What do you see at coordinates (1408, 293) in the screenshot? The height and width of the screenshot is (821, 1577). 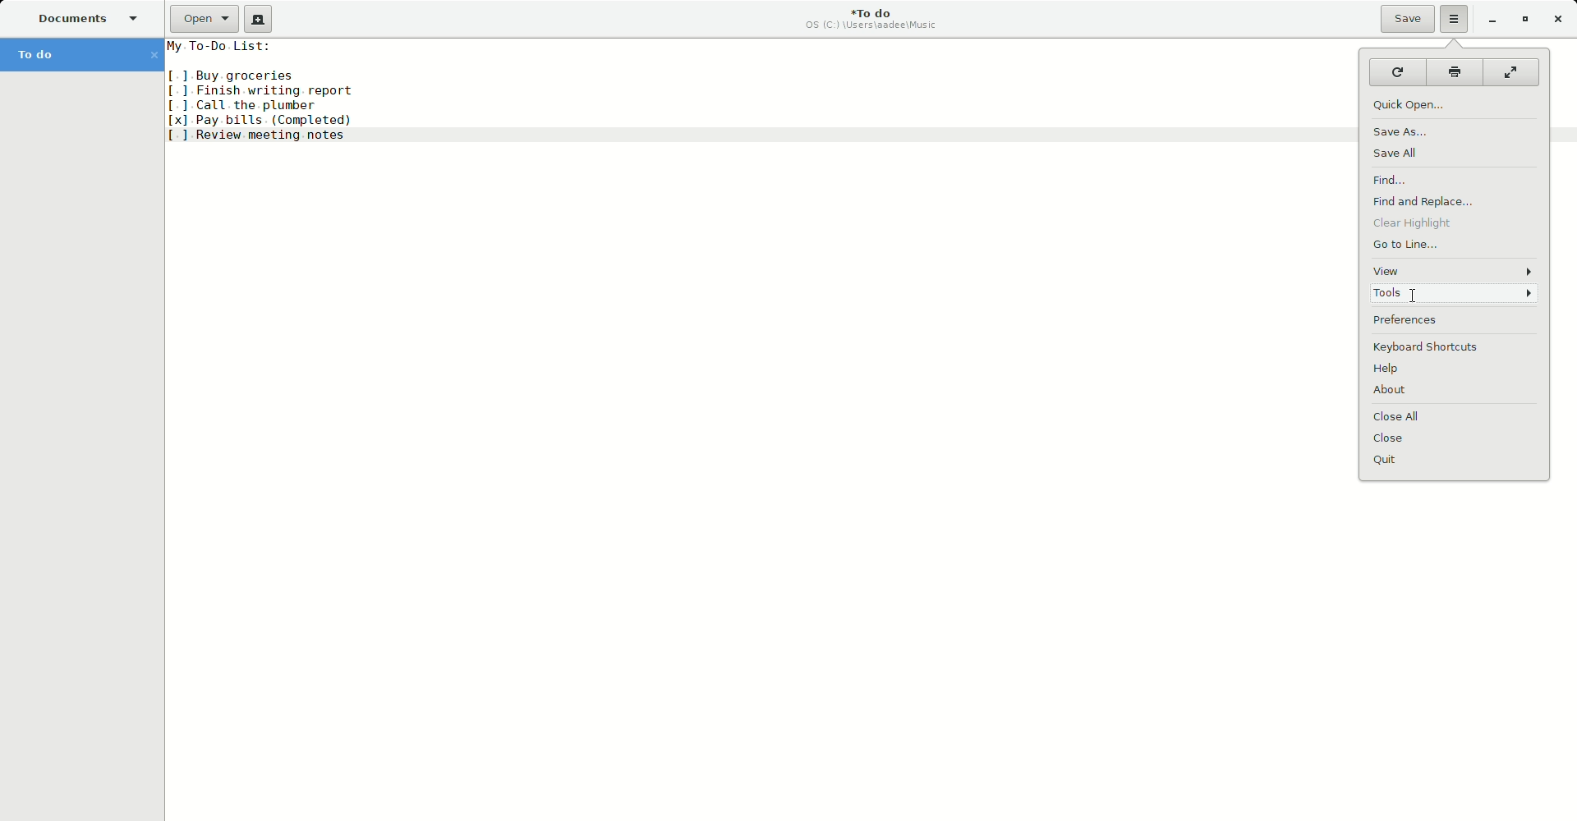 I see `cursor` at bounding box center [1408, 293].